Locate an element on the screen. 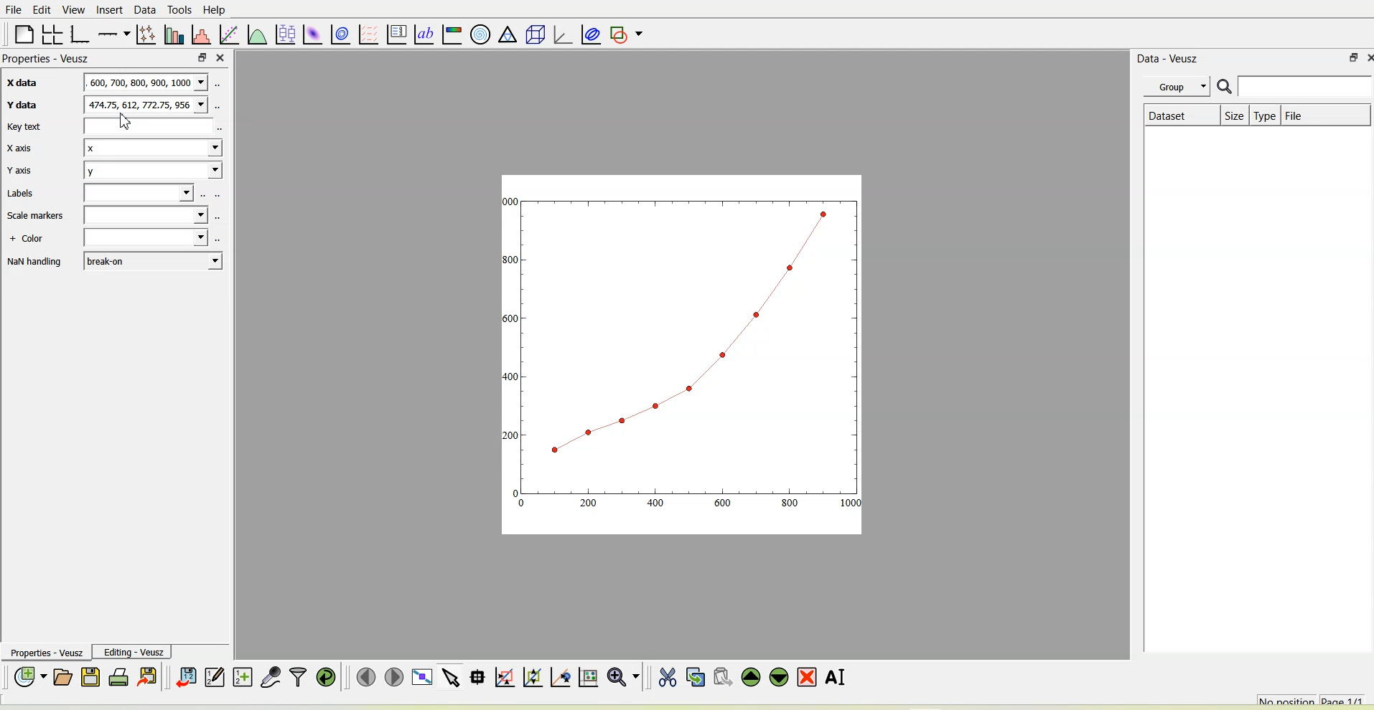  y is located at coordinates (153, 170).